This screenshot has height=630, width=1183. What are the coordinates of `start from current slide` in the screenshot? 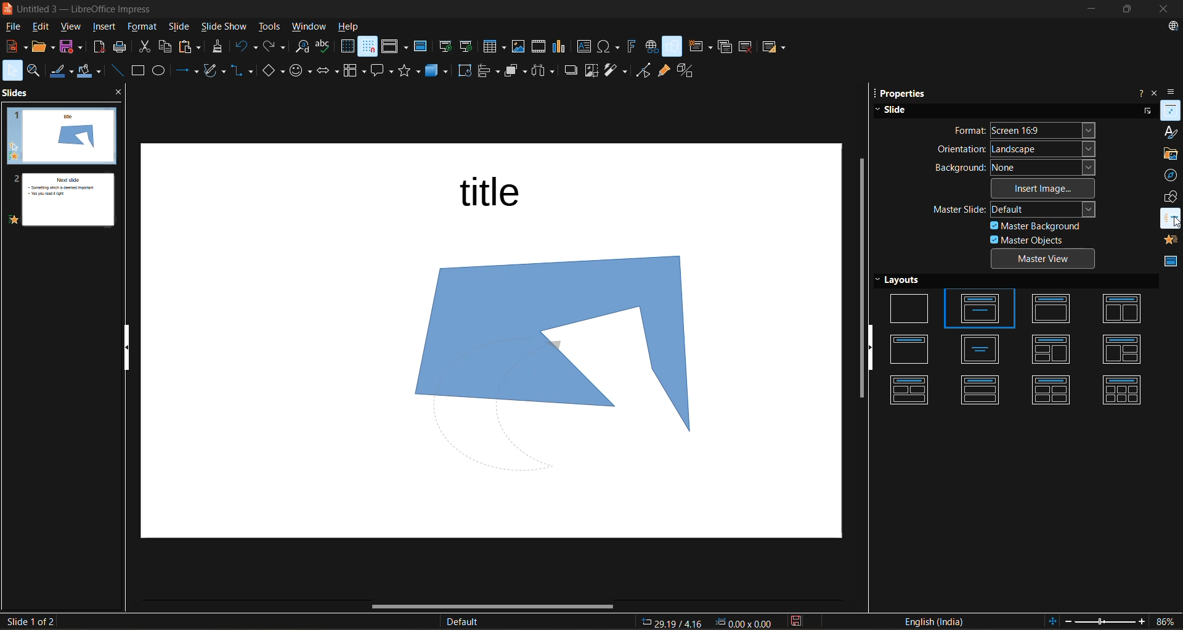 It's located at (468, 46).